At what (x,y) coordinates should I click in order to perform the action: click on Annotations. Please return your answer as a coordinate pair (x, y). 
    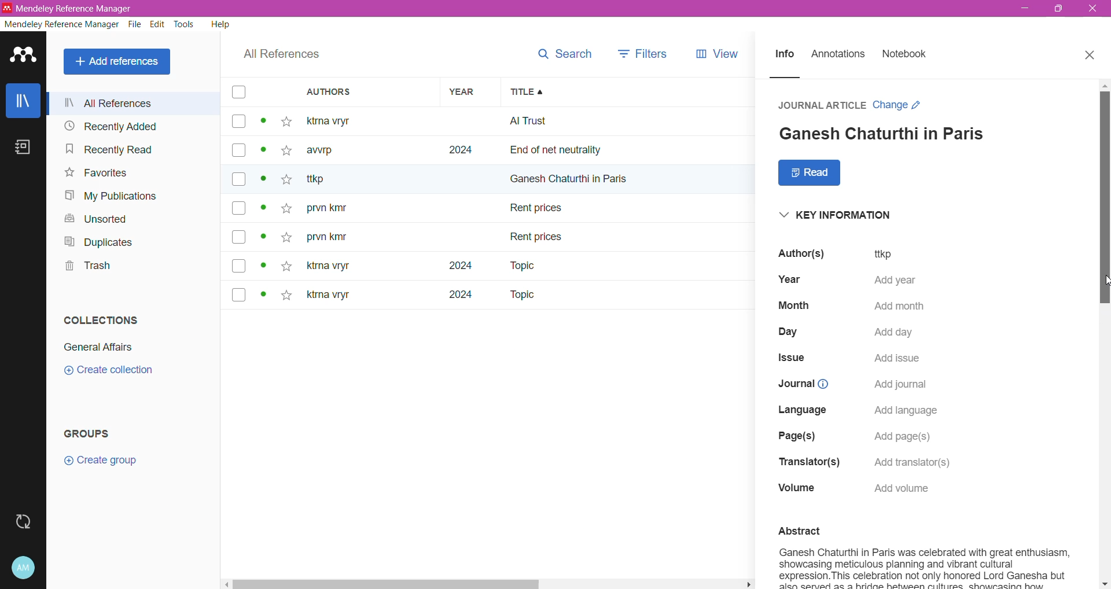
    Looking at the image, I should click on (841, 55).